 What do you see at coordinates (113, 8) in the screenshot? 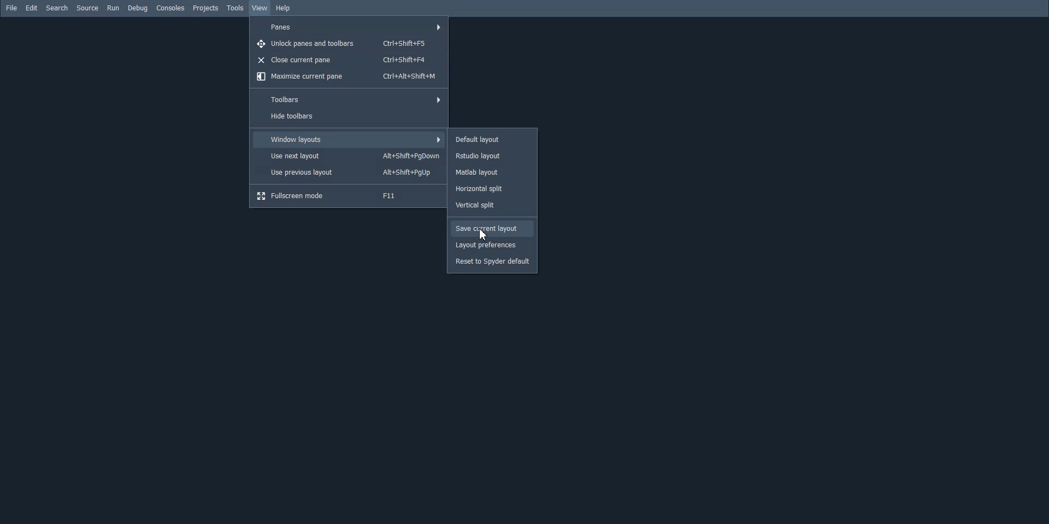
I see `Run` at bounding box center [113, 8].